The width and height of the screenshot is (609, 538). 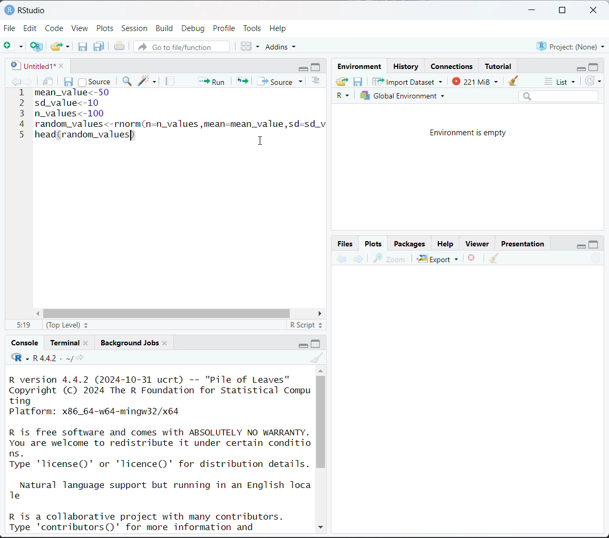 What do you see at coordinates (320, 370) in the screenshot?
I see `up` at bounding box center [320, 370].